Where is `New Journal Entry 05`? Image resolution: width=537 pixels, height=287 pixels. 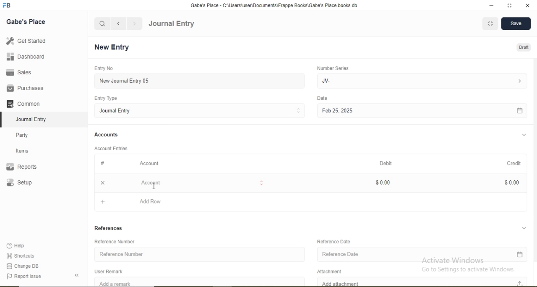 New Journal Entry 05 is located at coordinates (201, 81).